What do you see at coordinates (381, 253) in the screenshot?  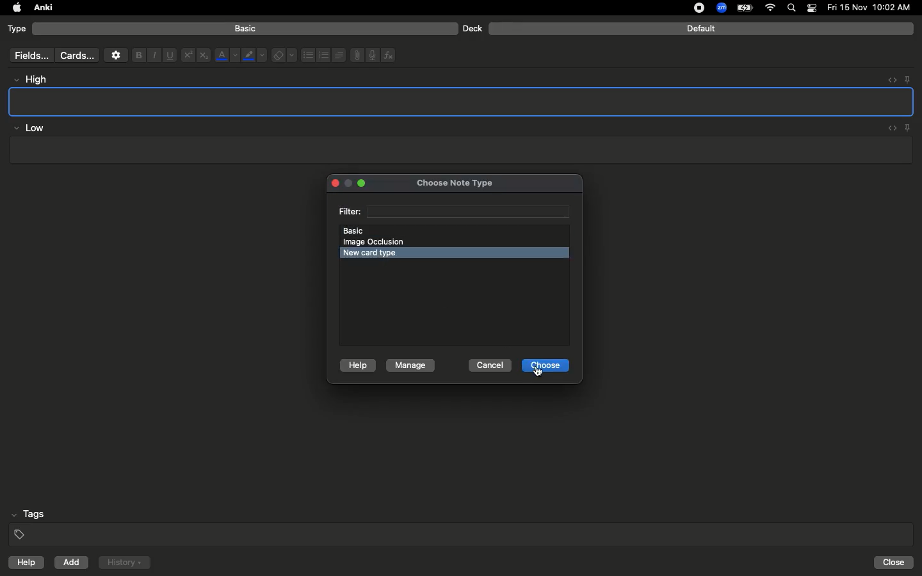 I see `New card type` at bounding box center [381, 253].